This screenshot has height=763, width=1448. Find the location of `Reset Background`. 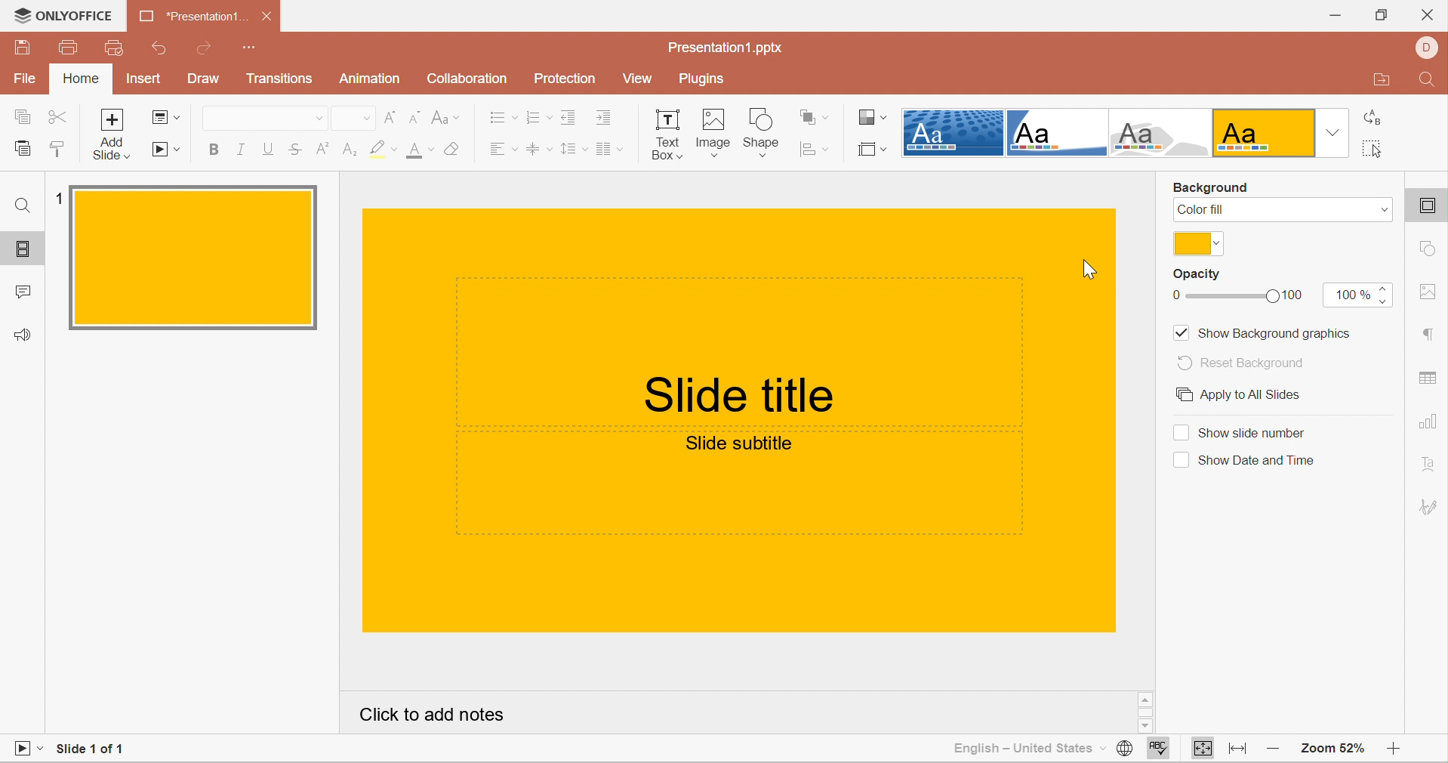

Reset Background is located at coordinates (1240, 363).